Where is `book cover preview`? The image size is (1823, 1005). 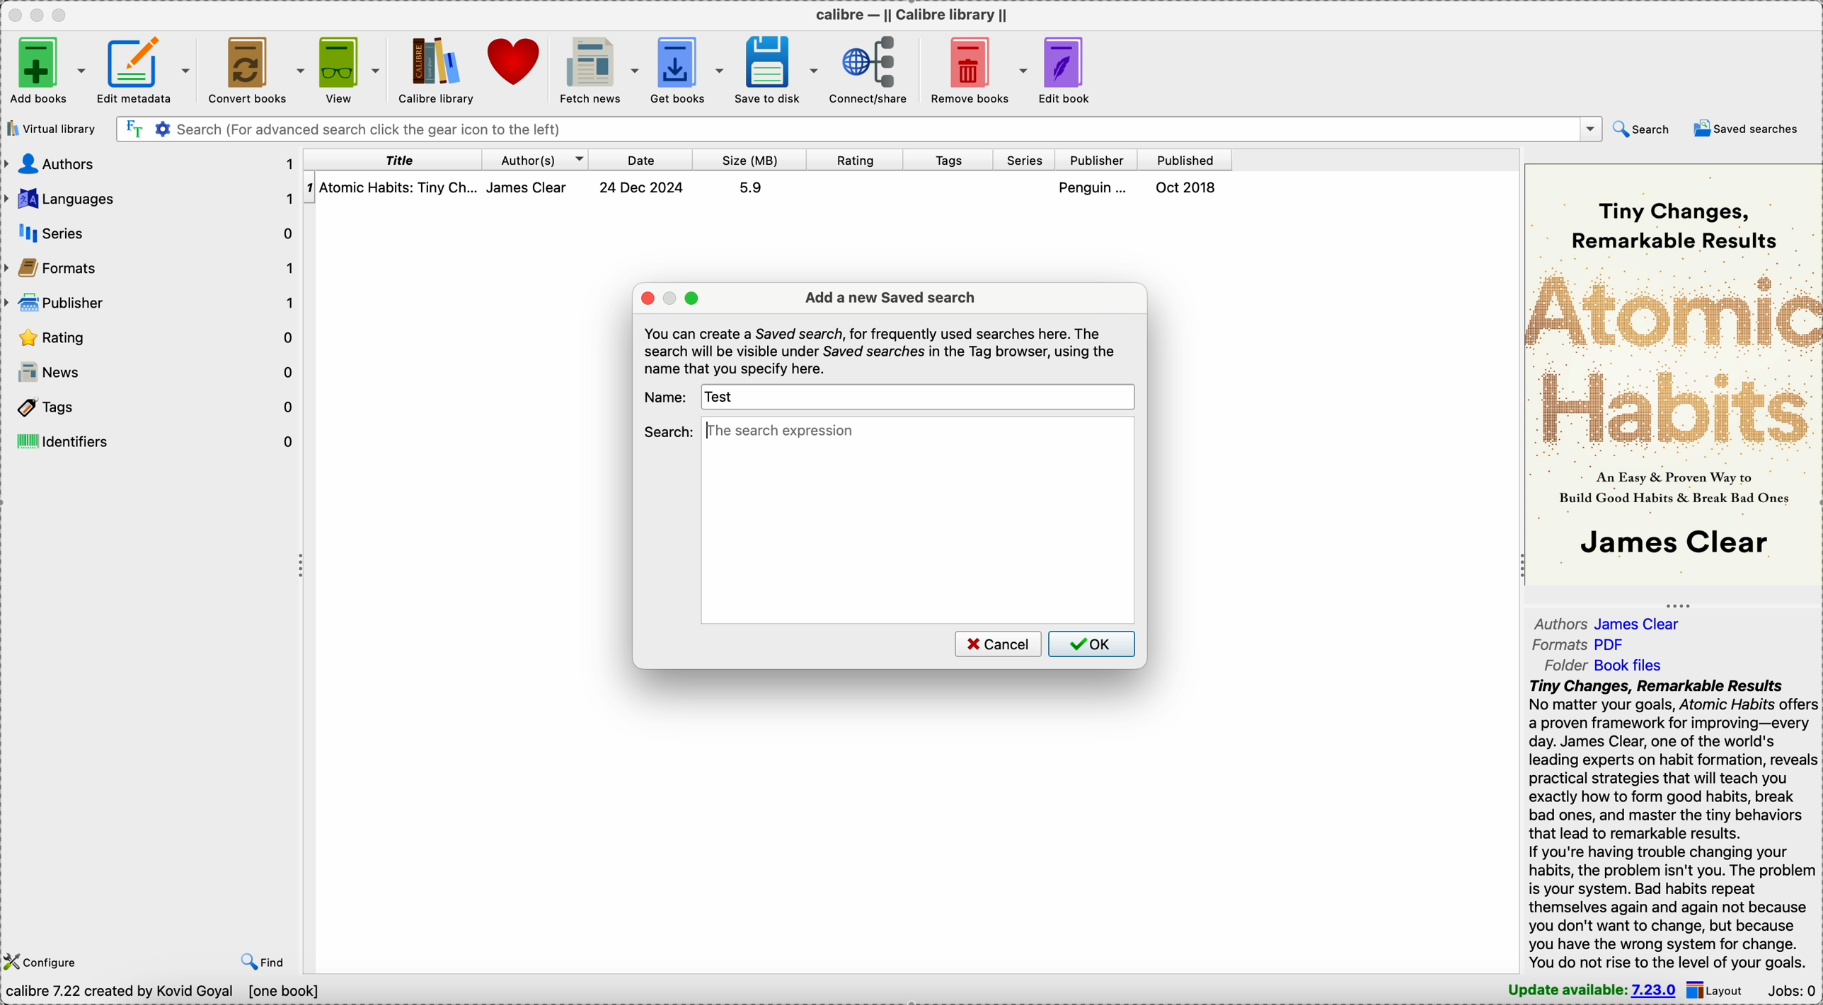
book cover preview is located at coordinates (1672, 373).